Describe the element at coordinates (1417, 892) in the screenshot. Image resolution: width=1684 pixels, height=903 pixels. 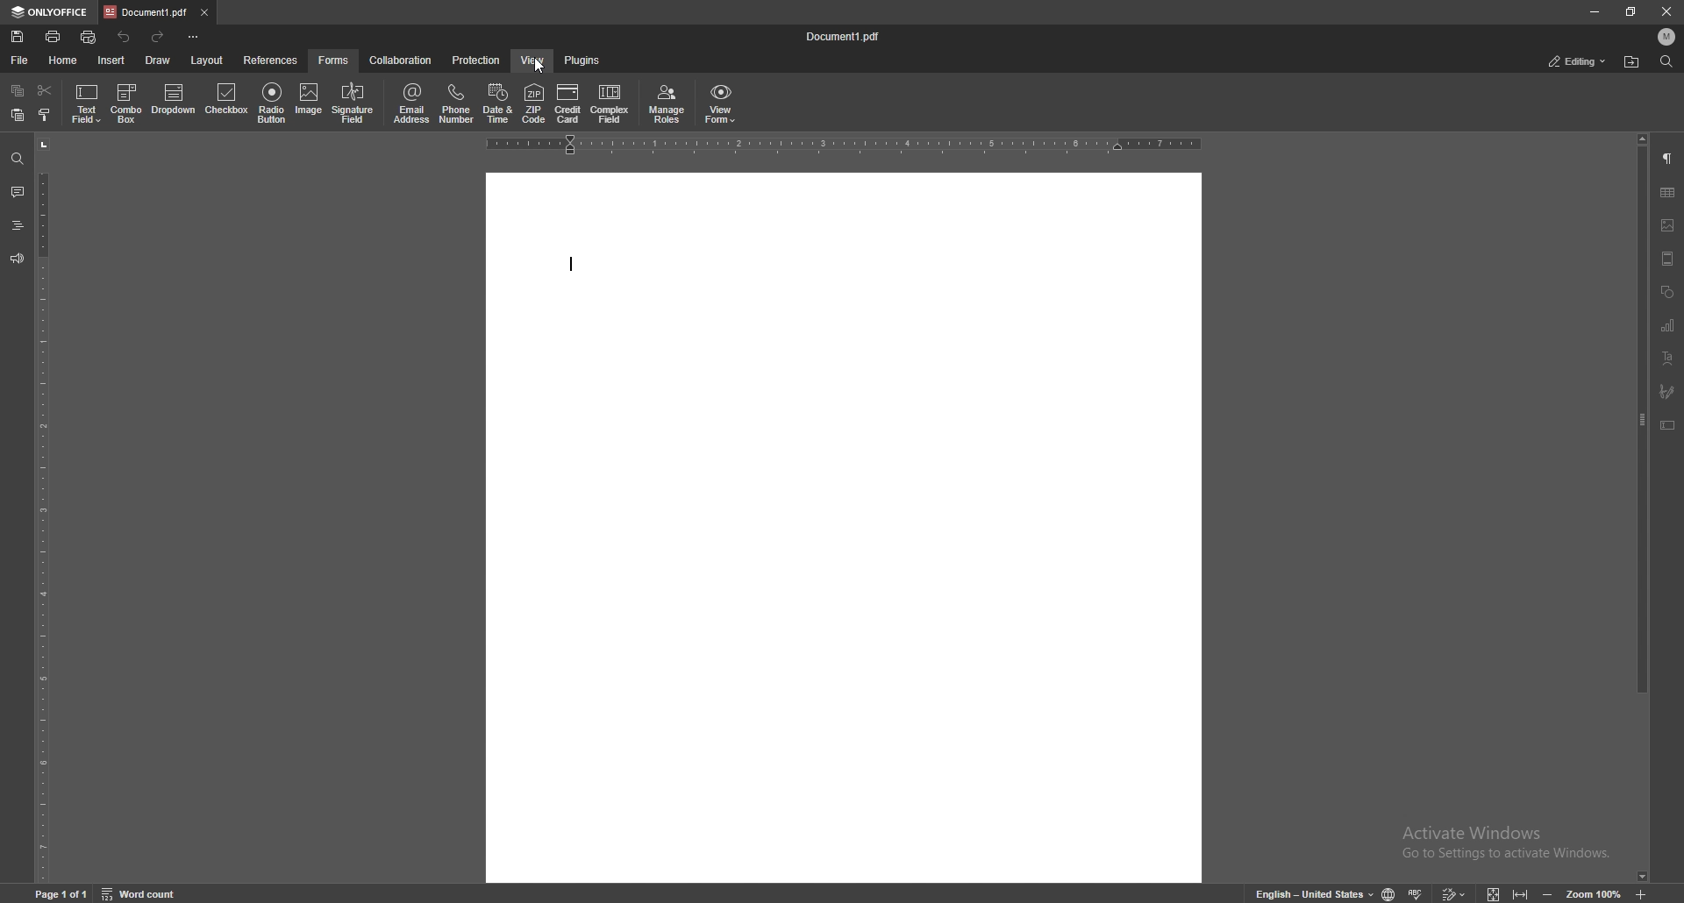
I see `spell check` at that location.